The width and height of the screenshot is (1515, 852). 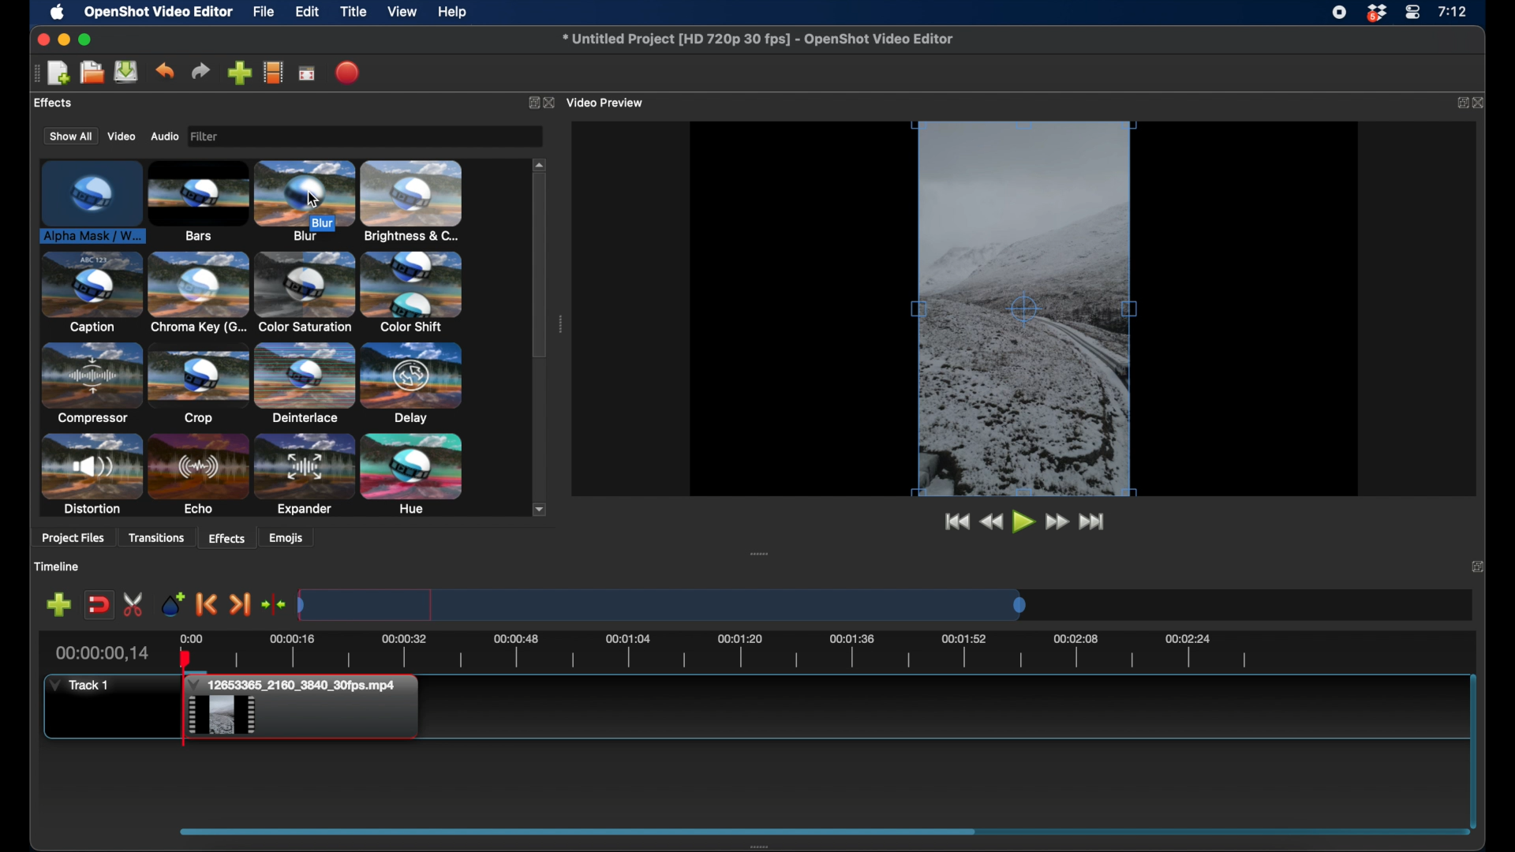 What do you see at coordinates (307, 708) in the screenshot?
I see `File added to timeline` at bounding box center [307, 708].